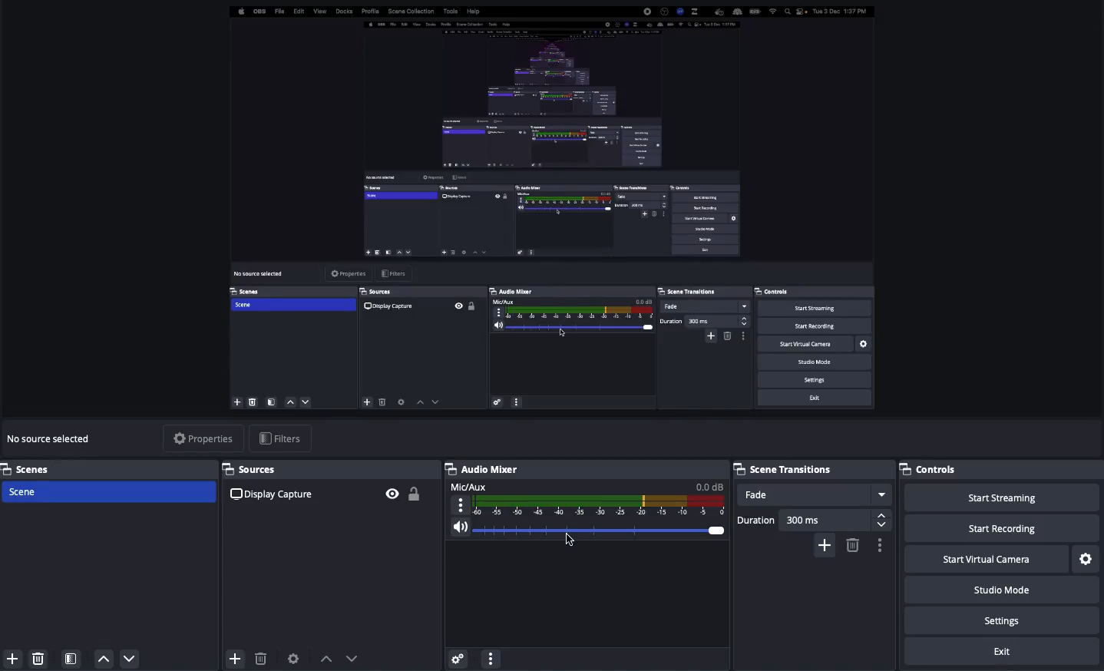 The width and height of the screenshot is (1104, 671). What do you see at coordinates (110, 493) in the screenshot?
I see `Scene` at bounding box center [110, 493].